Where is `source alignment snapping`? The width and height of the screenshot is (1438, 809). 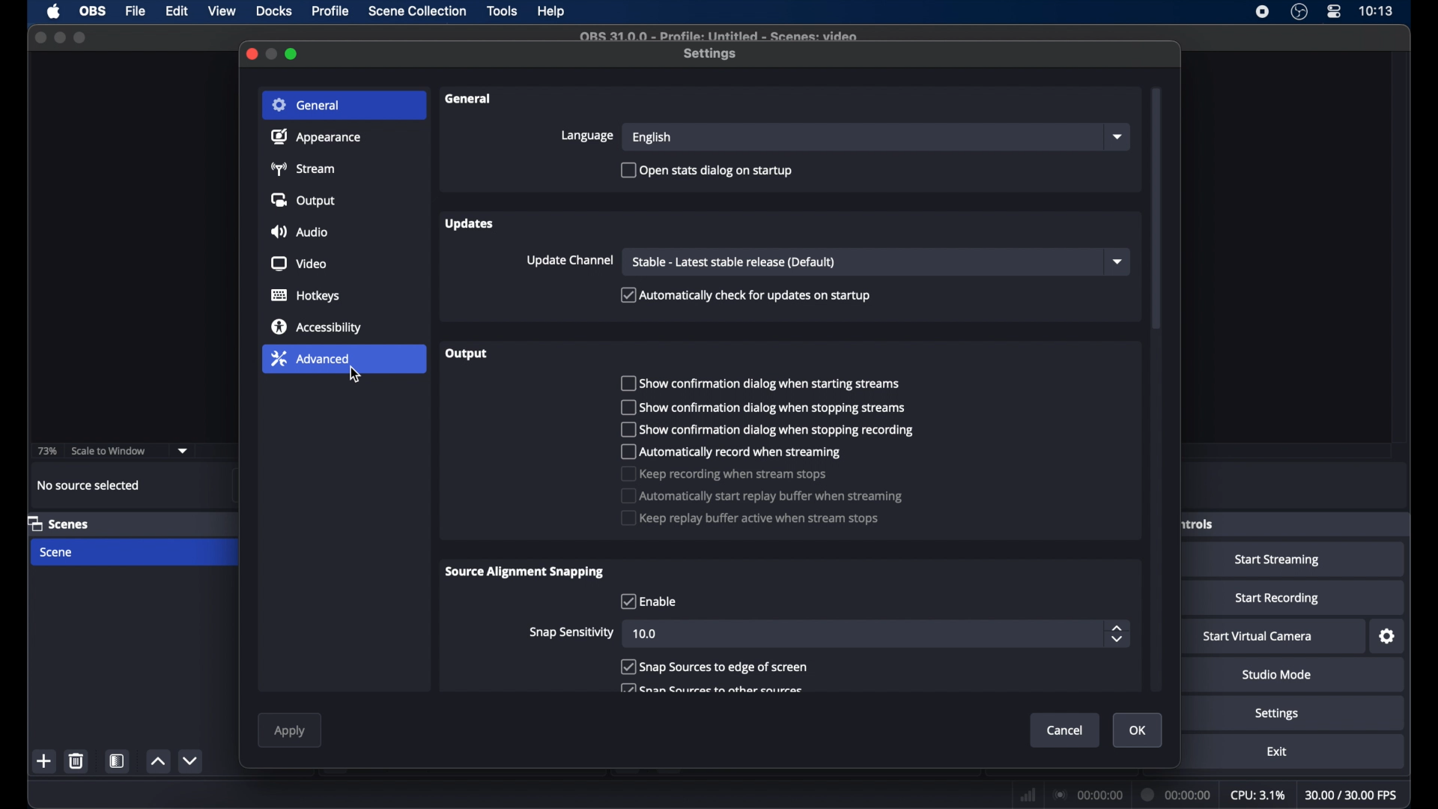 source alignment snapping is located at coordinates (526, 572).